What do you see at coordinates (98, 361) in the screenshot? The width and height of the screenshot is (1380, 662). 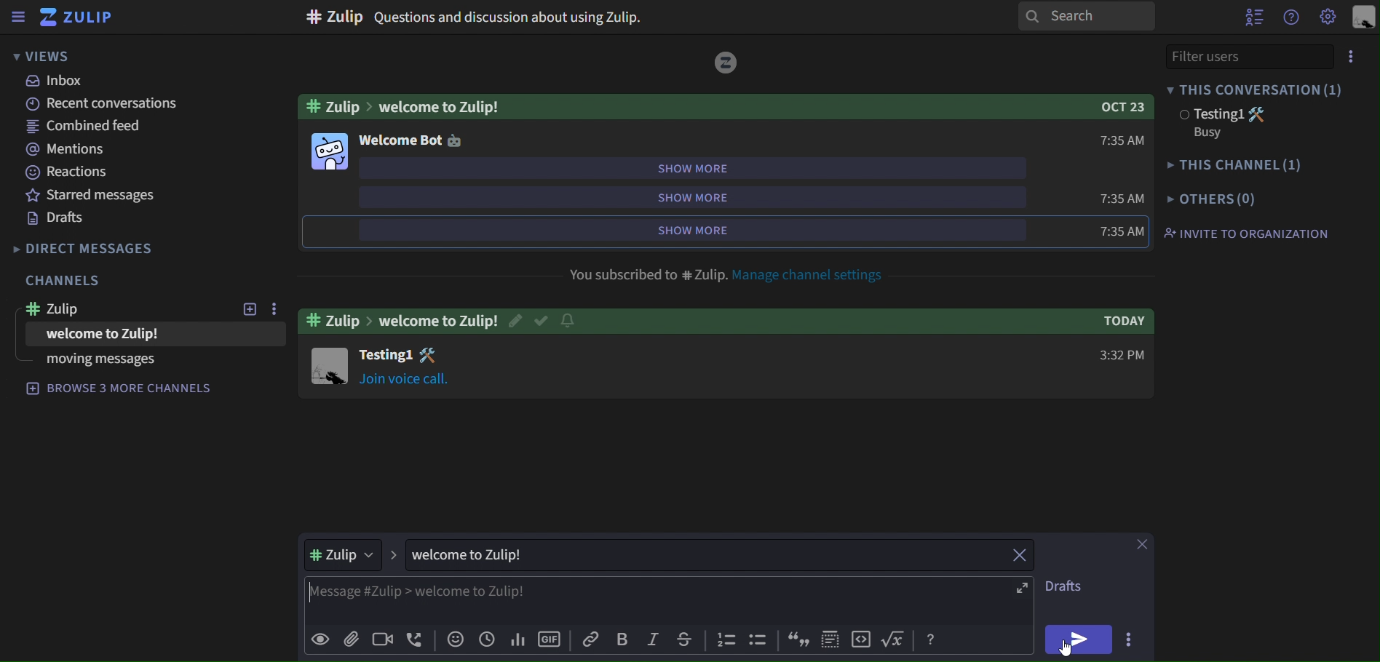 I see `moving messages` at bounding box center [98, 361].